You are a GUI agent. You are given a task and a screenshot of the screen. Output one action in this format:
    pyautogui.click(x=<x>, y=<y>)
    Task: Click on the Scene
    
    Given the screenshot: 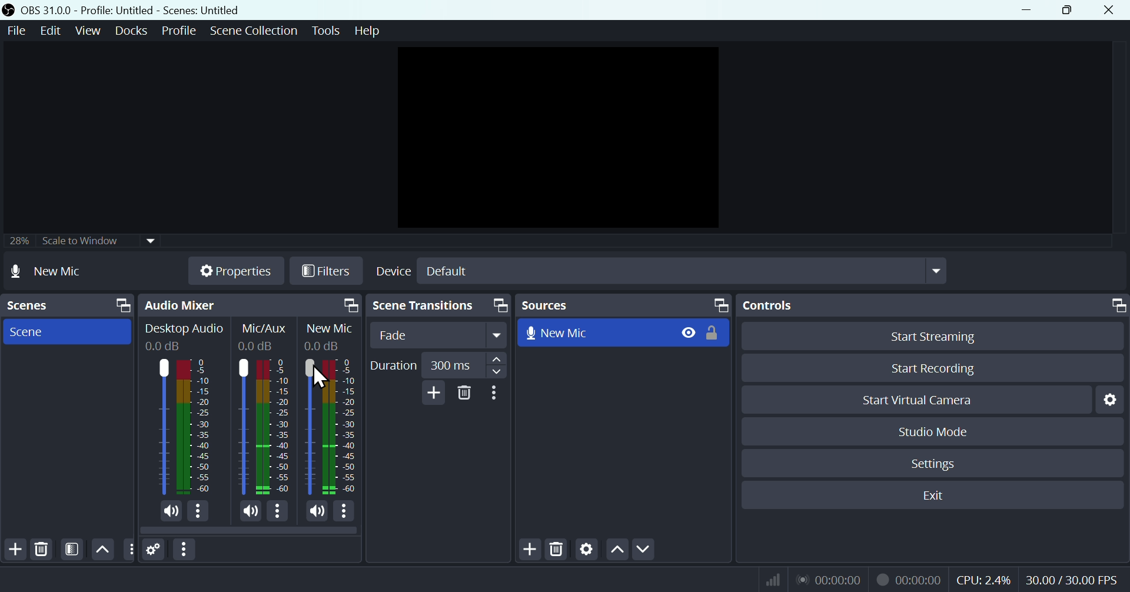 What is the action you would take?
    pyautogui.click(x=64, y=331)
    